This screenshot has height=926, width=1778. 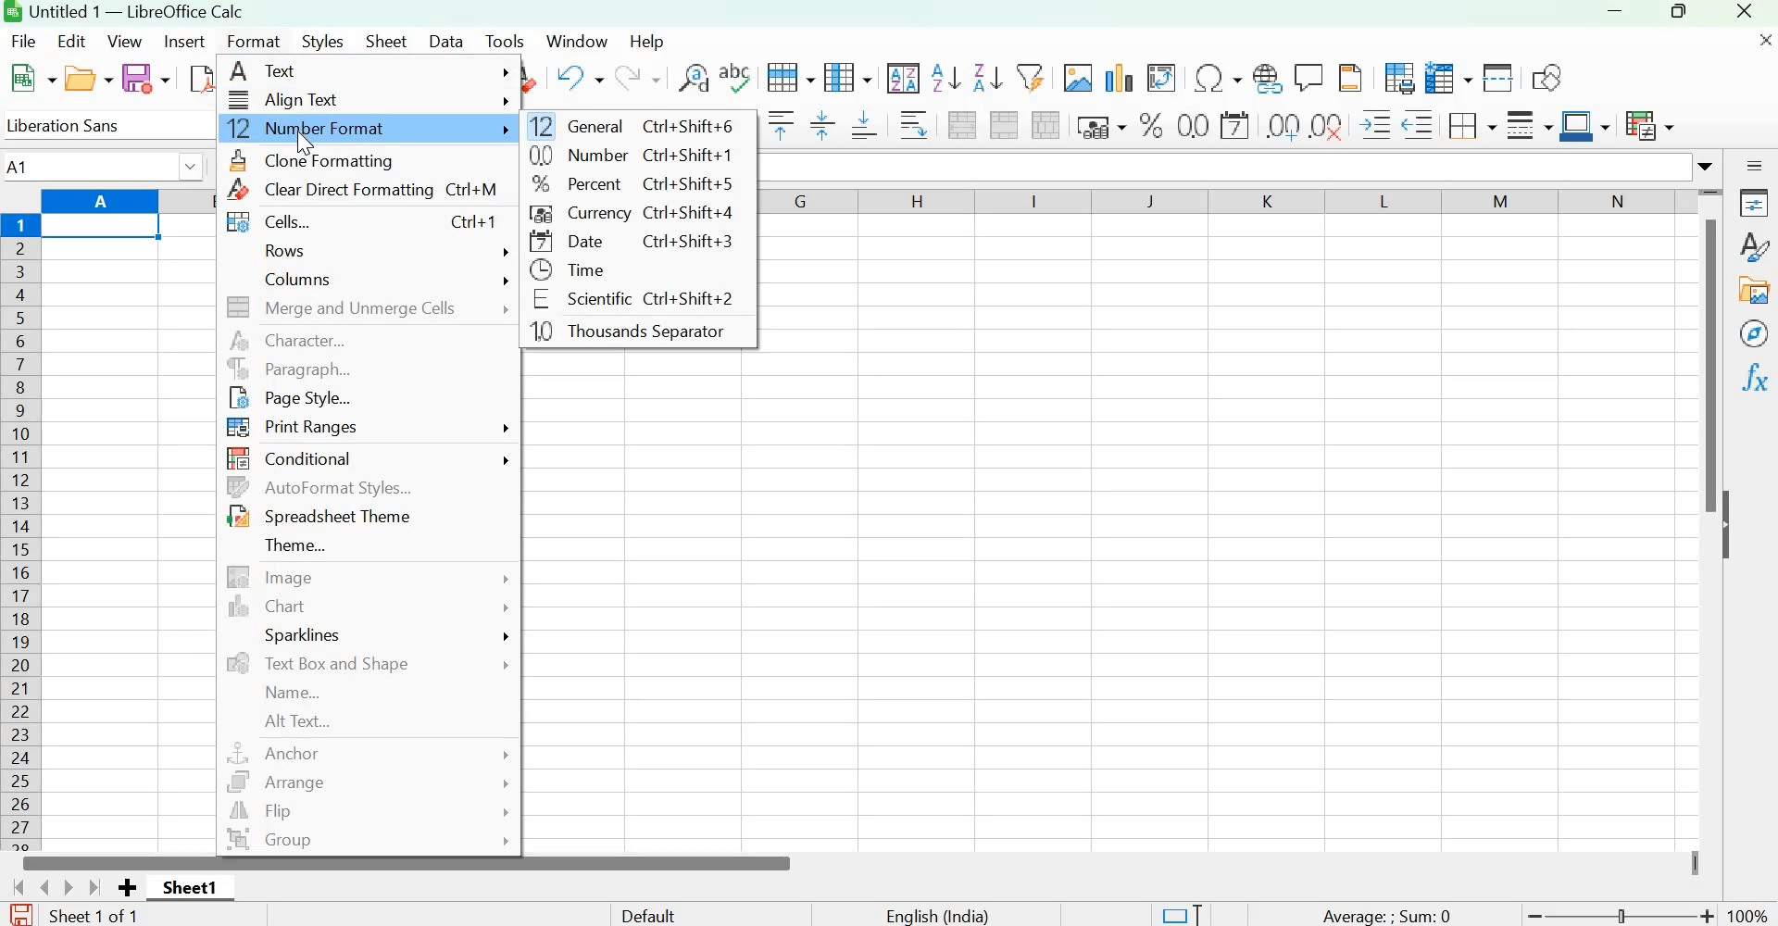 I want to click on Row, so click(x=792, y=77).